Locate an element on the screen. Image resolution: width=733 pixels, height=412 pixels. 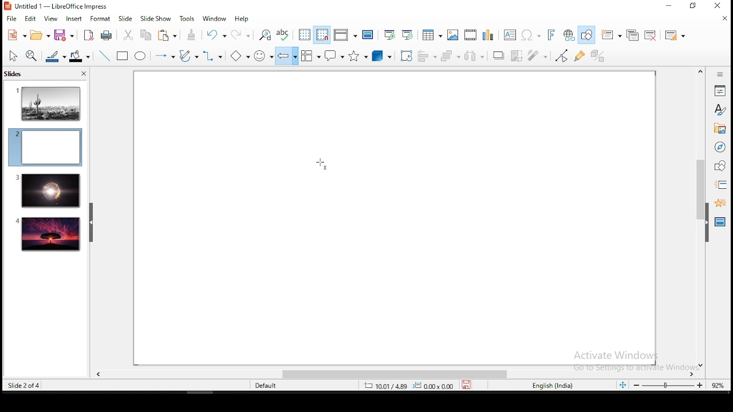
line fill is located at coordinates (54, 57).